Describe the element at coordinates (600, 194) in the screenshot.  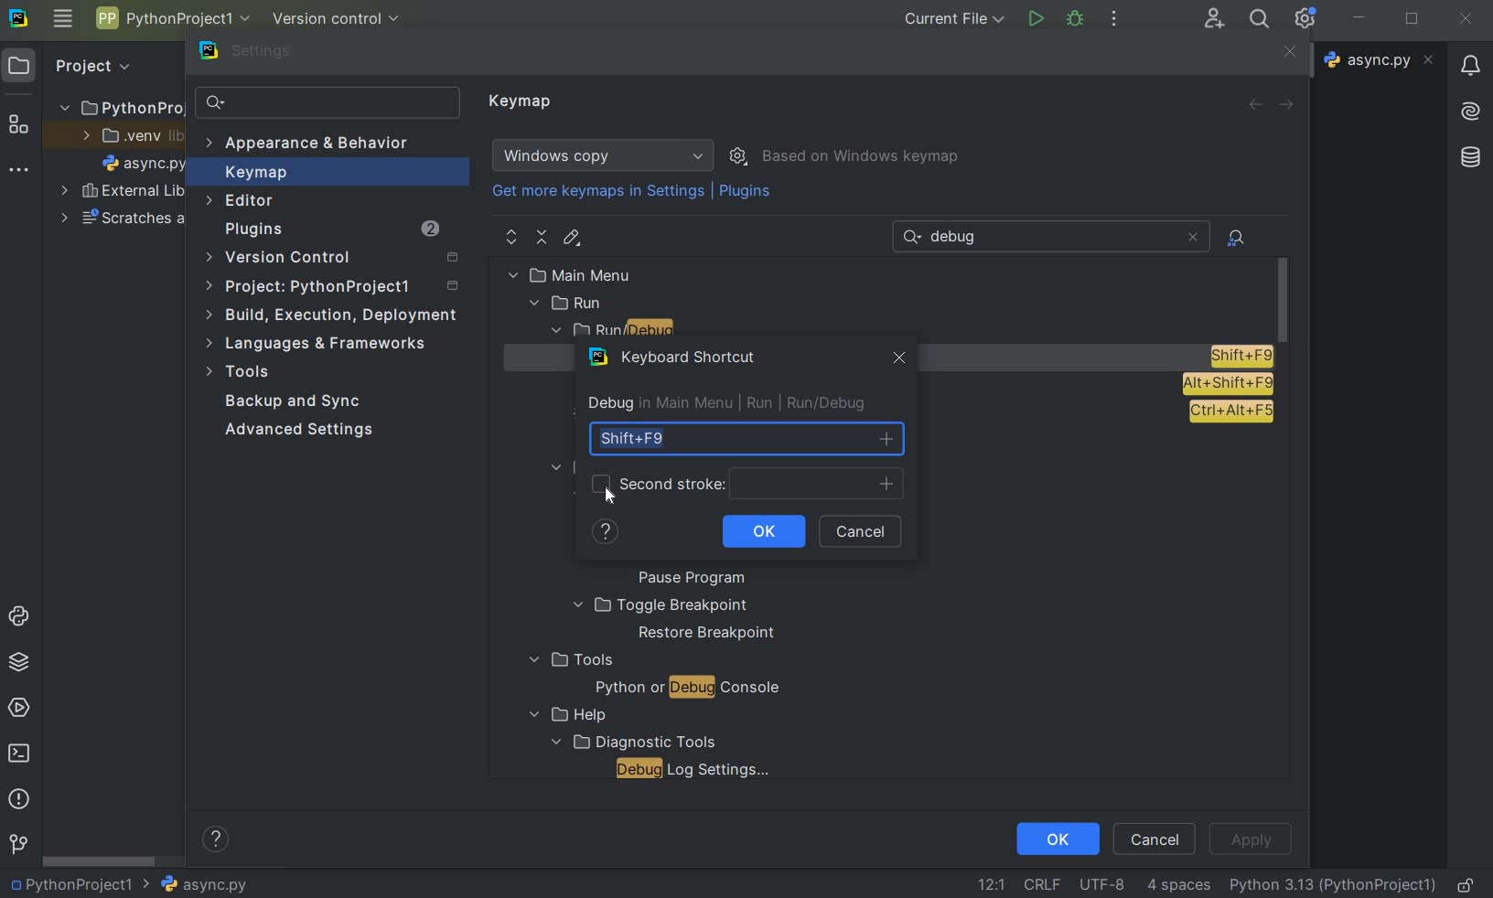
I see `get more keymaps in settings` at that location.